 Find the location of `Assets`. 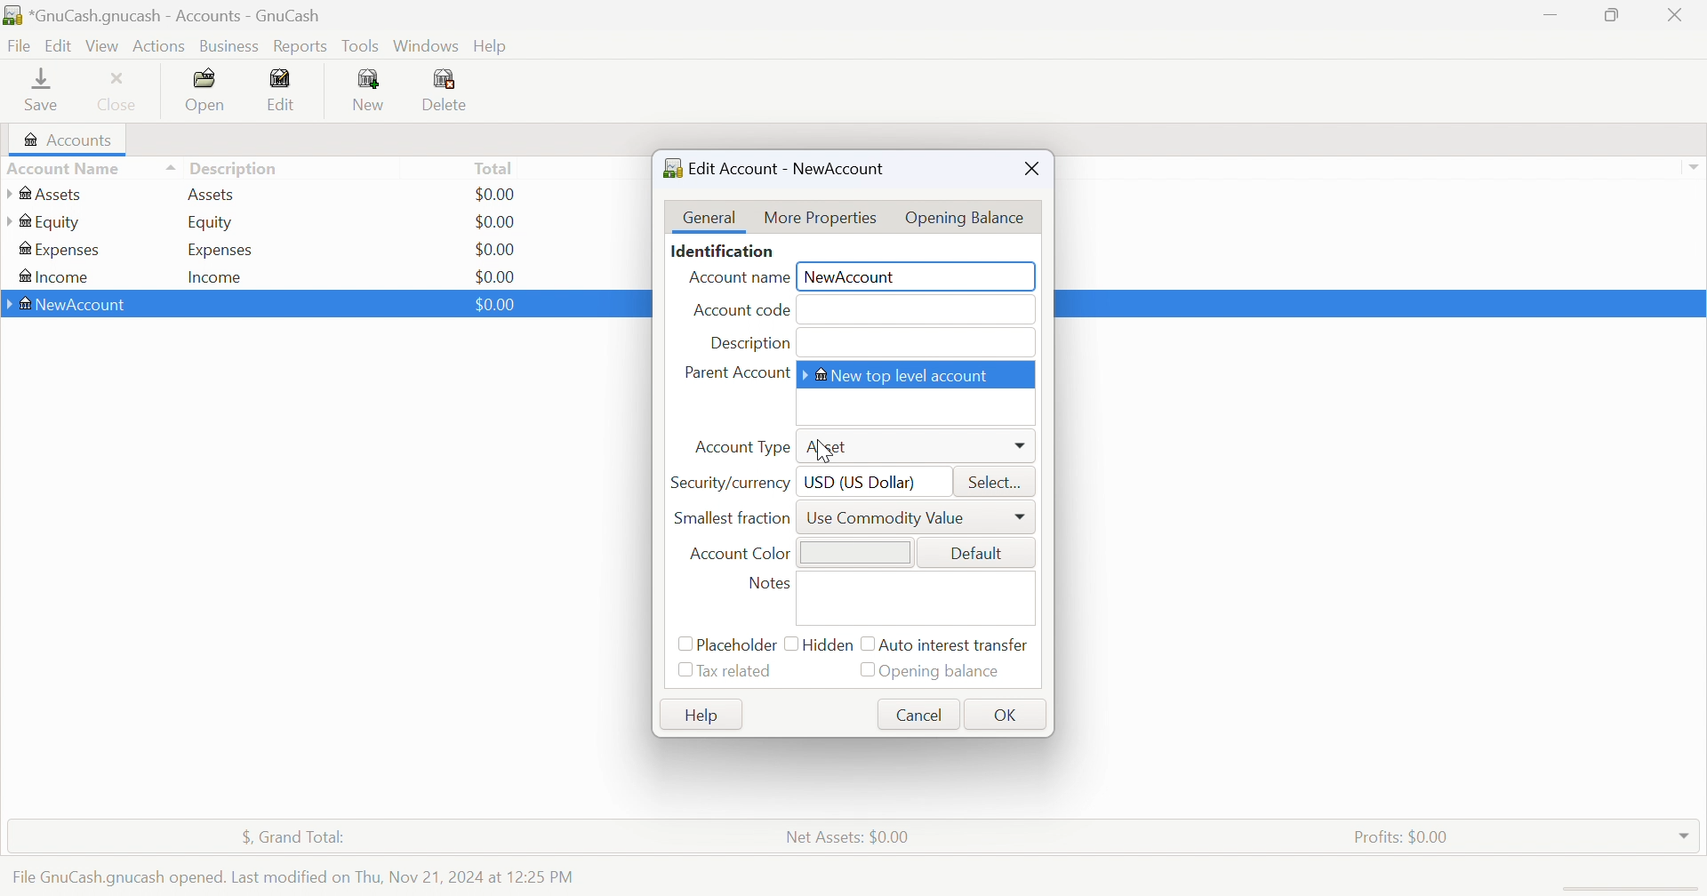

Assets is located at coordinates (54, 194).